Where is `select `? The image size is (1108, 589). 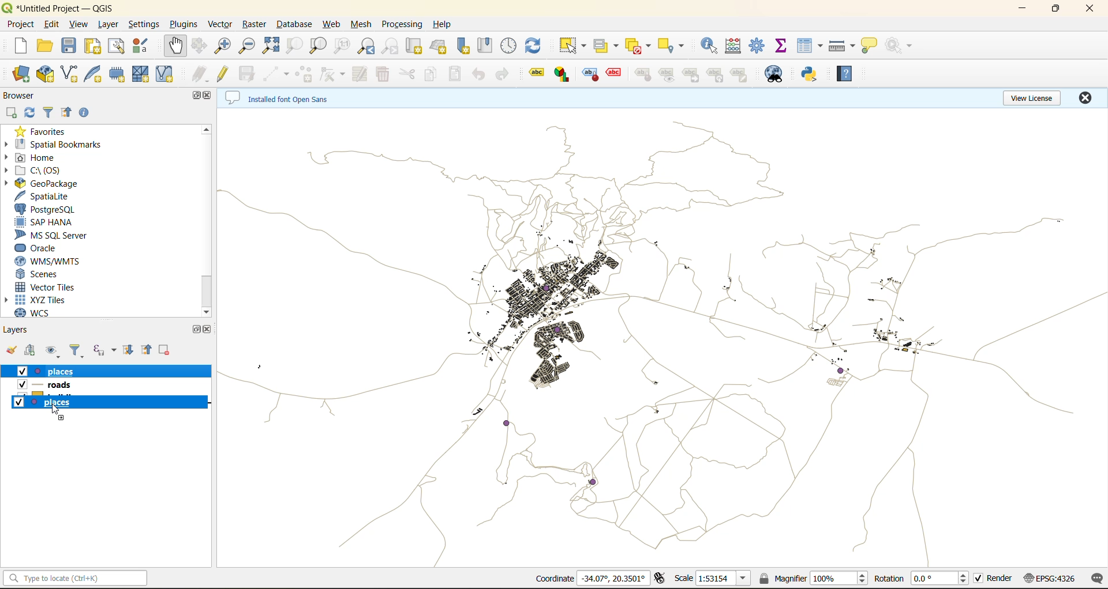
select  is located at coordinates (572, 46).